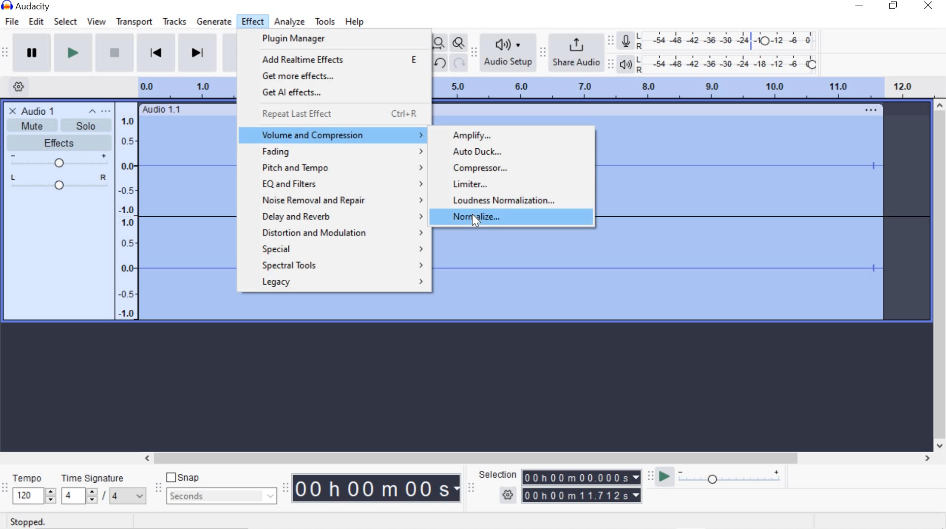  Describe the element at coordinates (186, 478) in the screenshot. I see `snap` at that location.